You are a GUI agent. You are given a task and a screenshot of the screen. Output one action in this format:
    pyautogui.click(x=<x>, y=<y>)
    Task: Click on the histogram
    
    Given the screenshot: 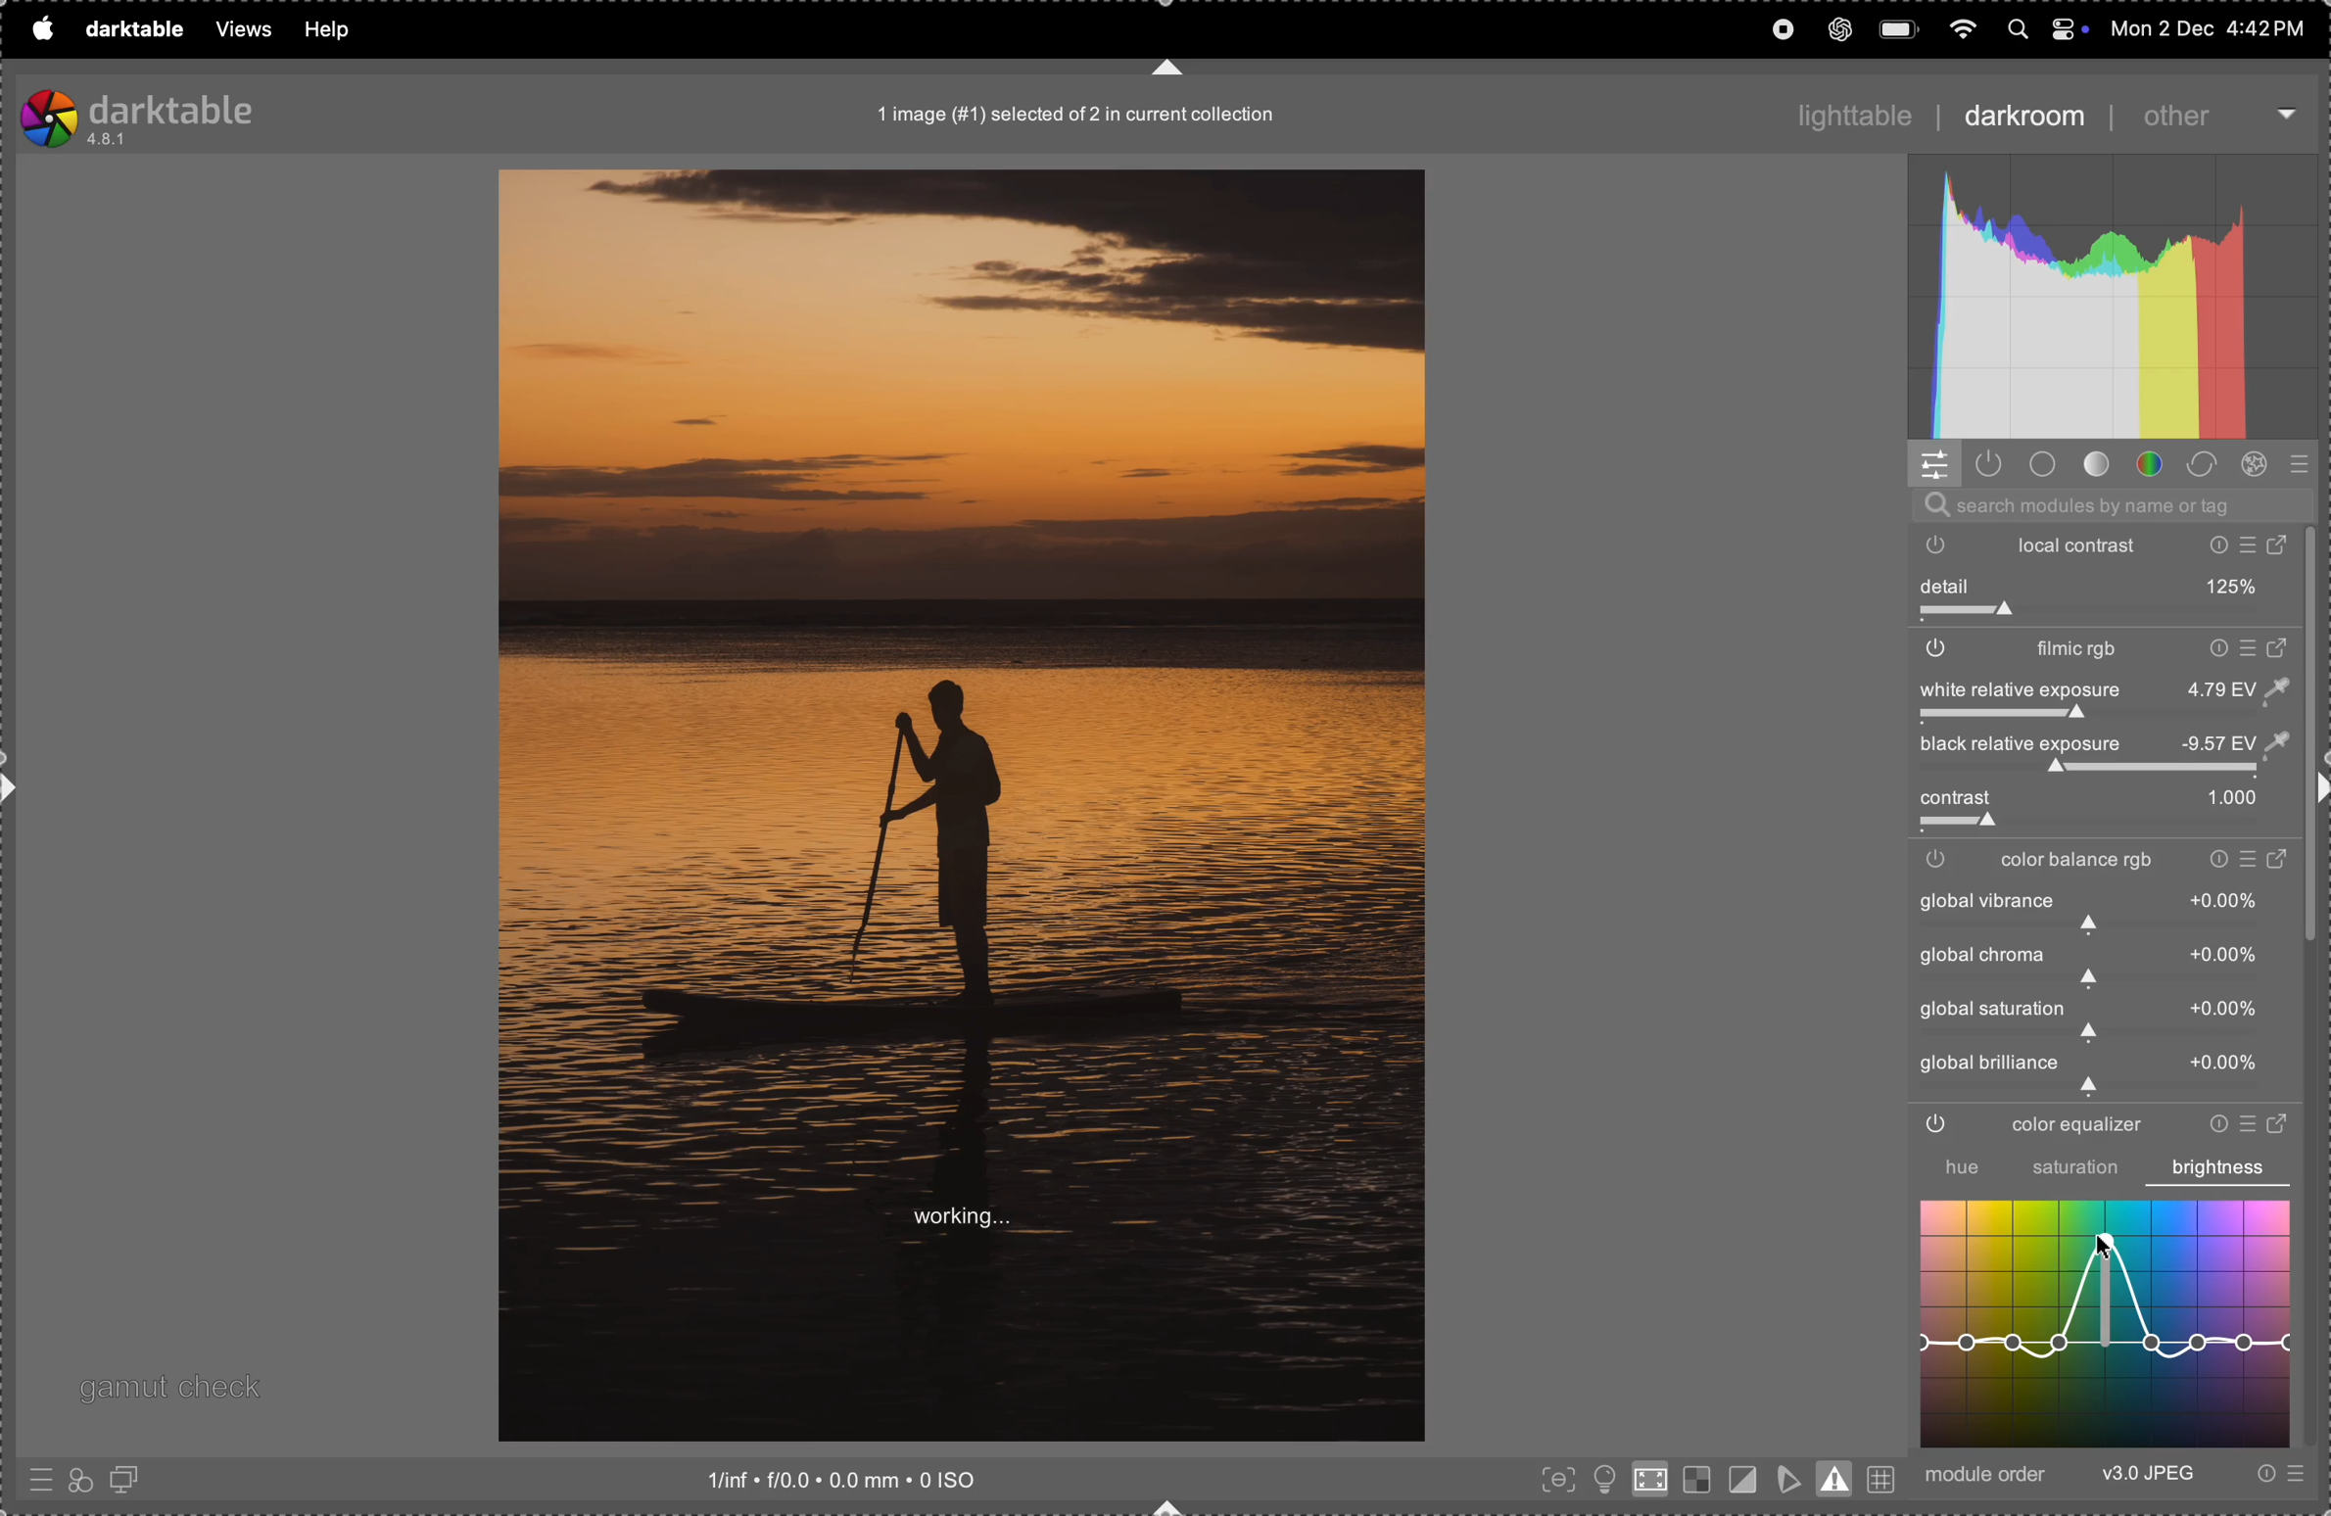 What is the action you would take?
    pyautogui.click(x=2116, y=299)
    